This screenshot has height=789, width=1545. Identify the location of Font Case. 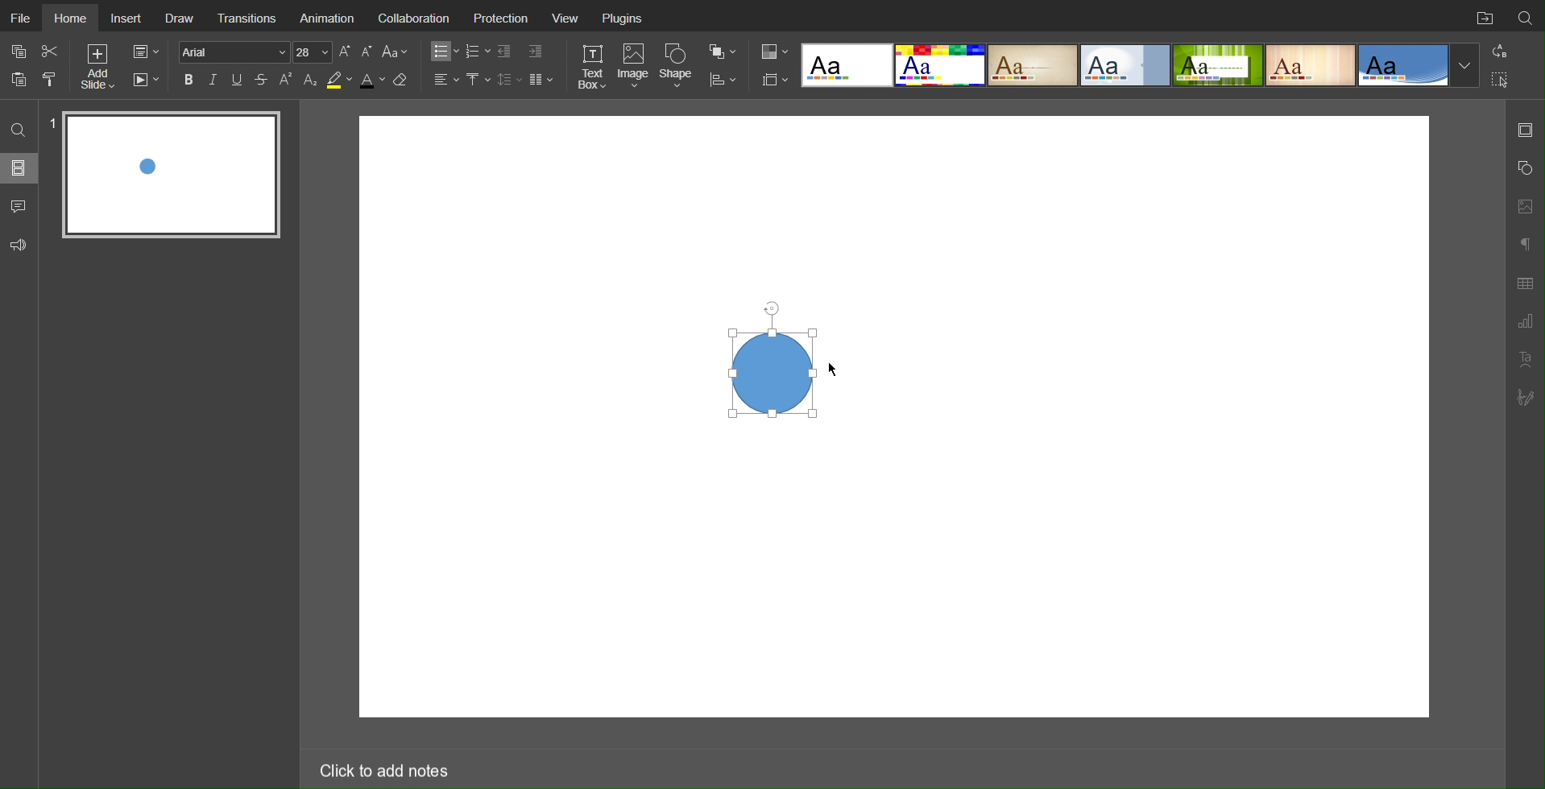
(396, 52).